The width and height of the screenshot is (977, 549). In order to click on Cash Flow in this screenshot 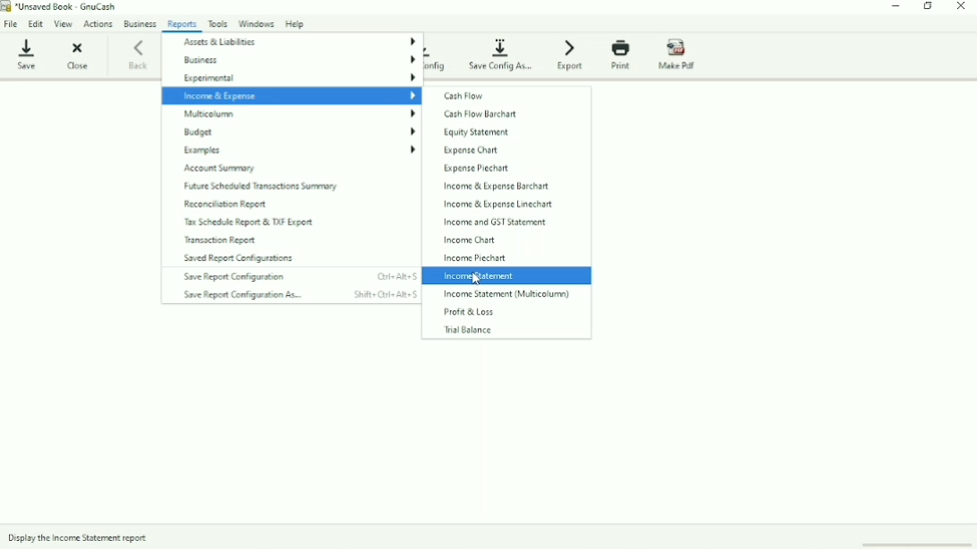, I will do `click(470, 96)`.